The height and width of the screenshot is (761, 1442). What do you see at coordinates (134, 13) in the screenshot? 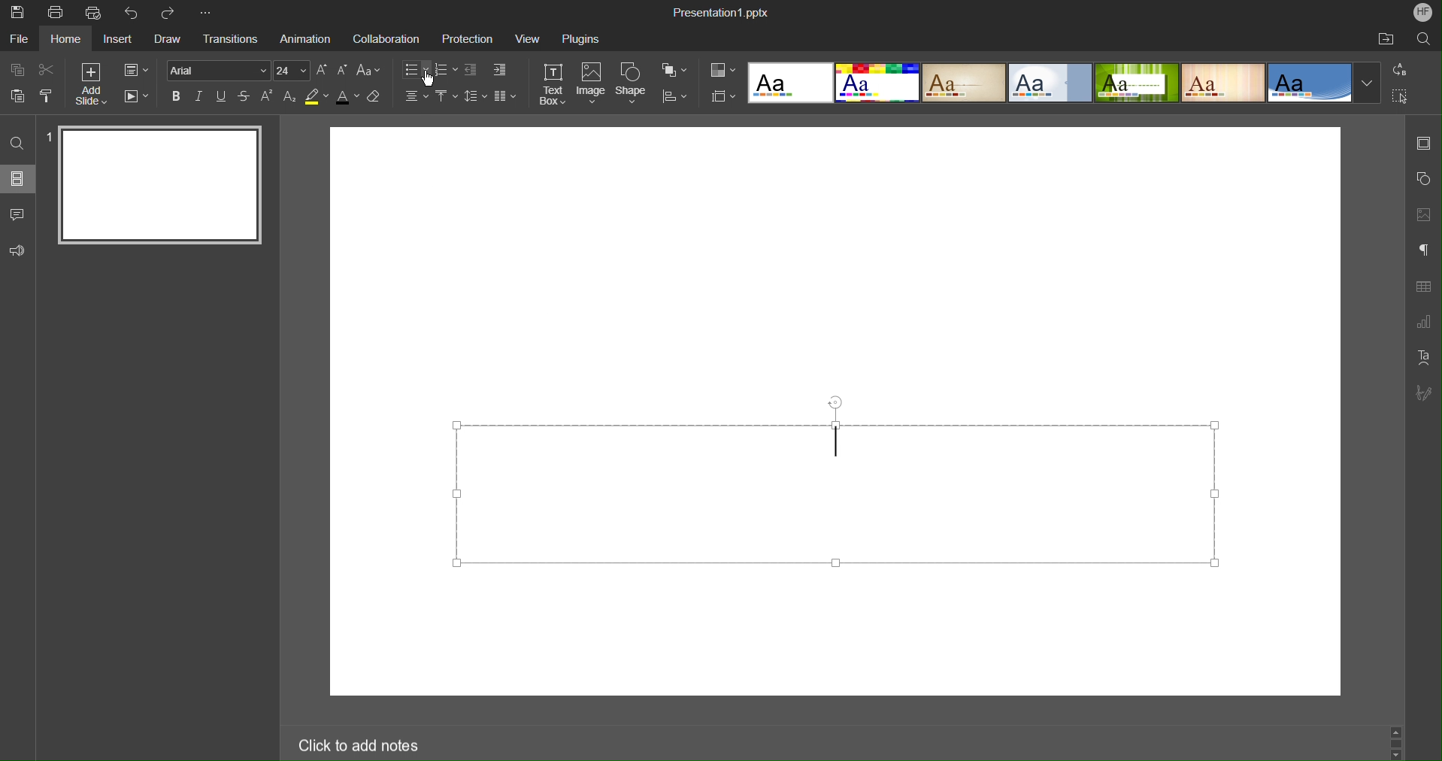
I see `Undo ` at bounding box center [134, 13].